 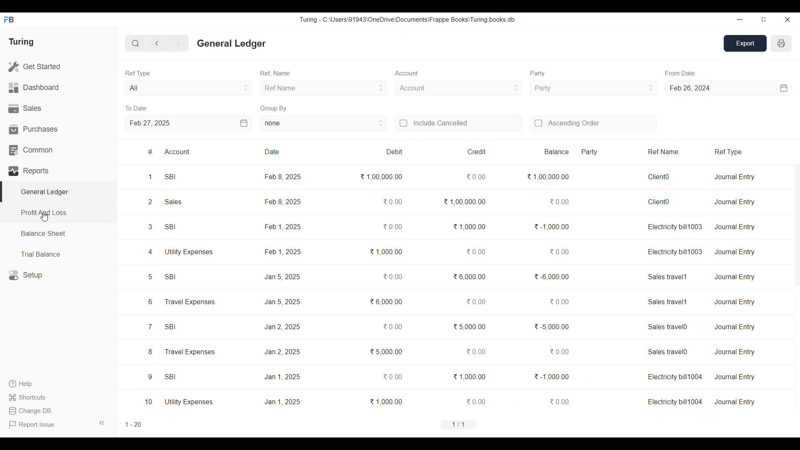 What do you see at coordinates (386, 352) in the screenshot?
I see `5,000.00` at bounding box center [386, 352].